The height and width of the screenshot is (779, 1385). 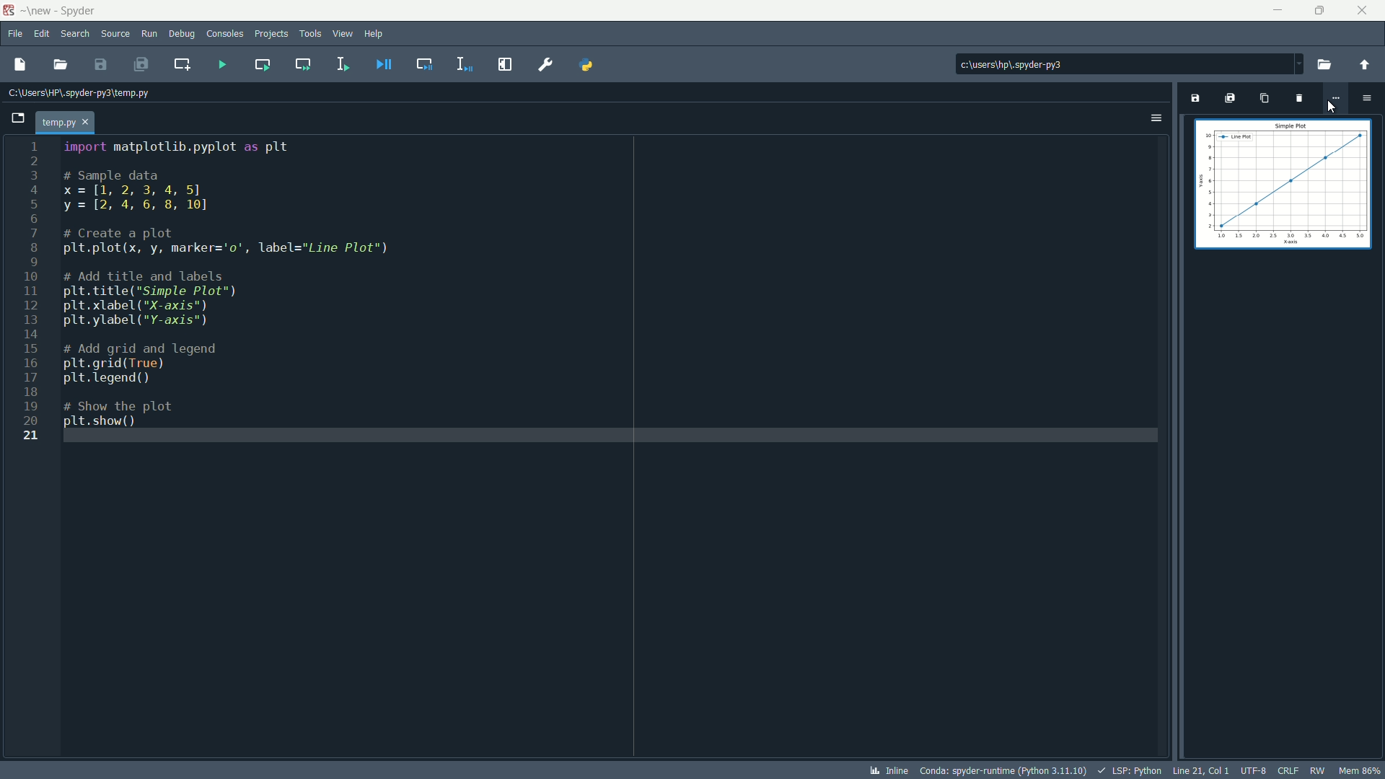 What do you see at coordinates (504, 64) in the screenshot?
I see `maximize current pane` at bounding box center [504, 64].